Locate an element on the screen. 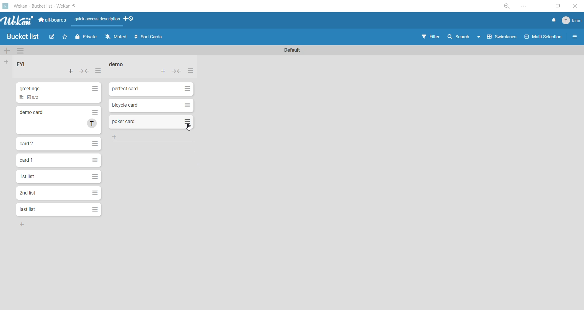 The image size is (584, 310). Hamburger is located at coordinates (186, 122).